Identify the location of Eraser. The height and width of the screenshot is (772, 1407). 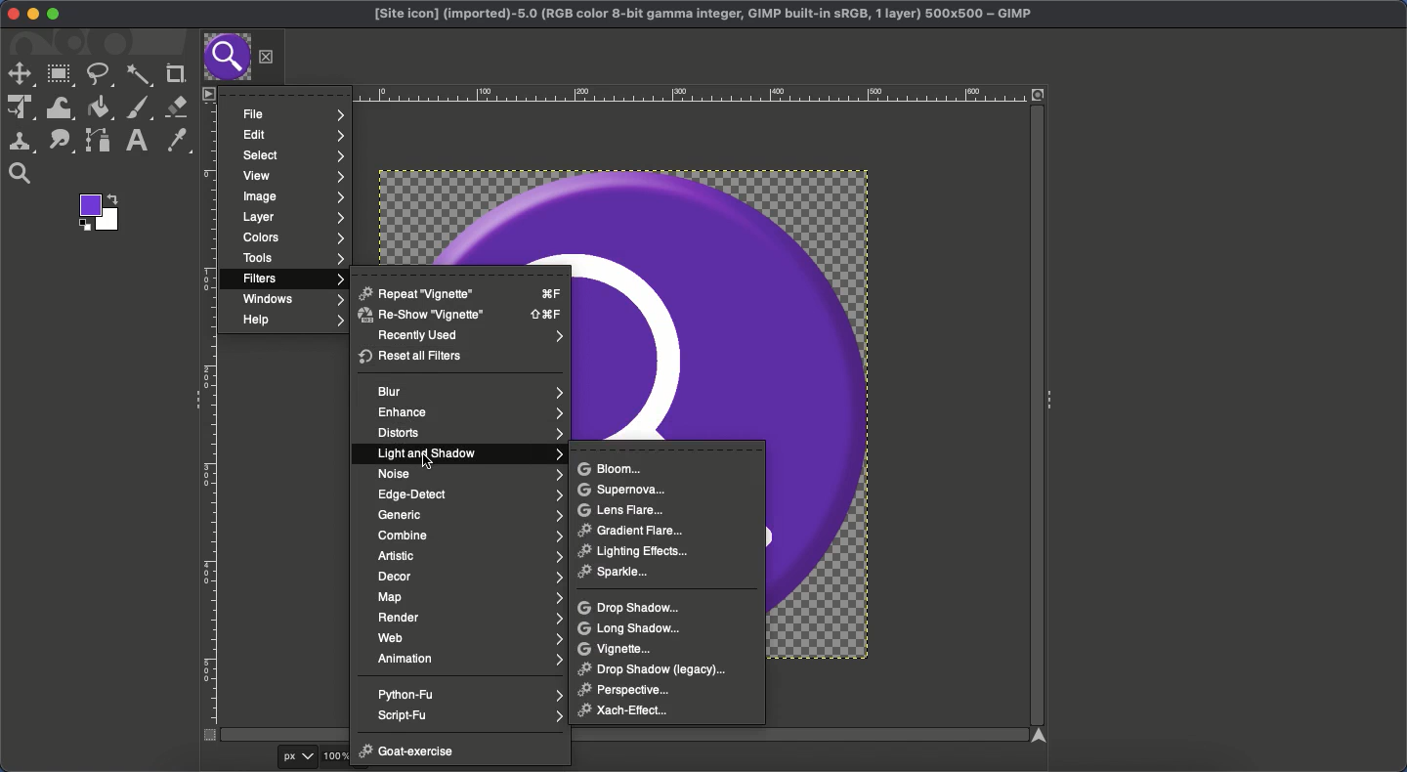
(177, 107).